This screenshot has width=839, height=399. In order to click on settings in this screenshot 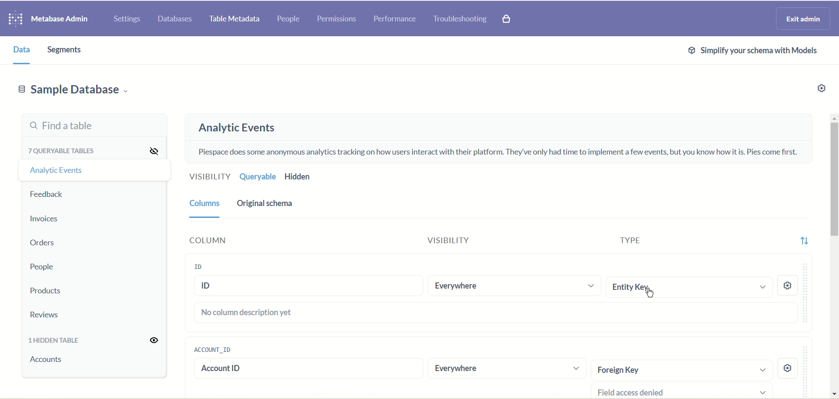, I will do `click(815, 90)`.